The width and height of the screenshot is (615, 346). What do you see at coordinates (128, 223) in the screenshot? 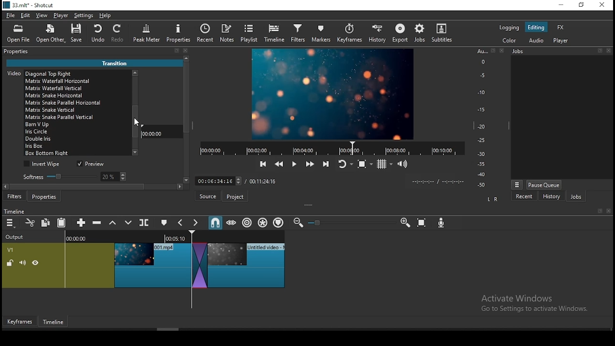
I see `overwrite` at bounding box center [128, 223].